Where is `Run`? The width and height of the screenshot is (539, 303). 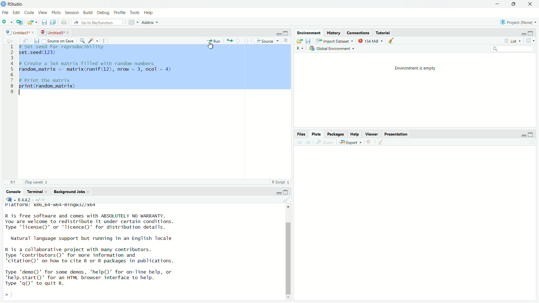 Run is located at coordinates (213, 41).